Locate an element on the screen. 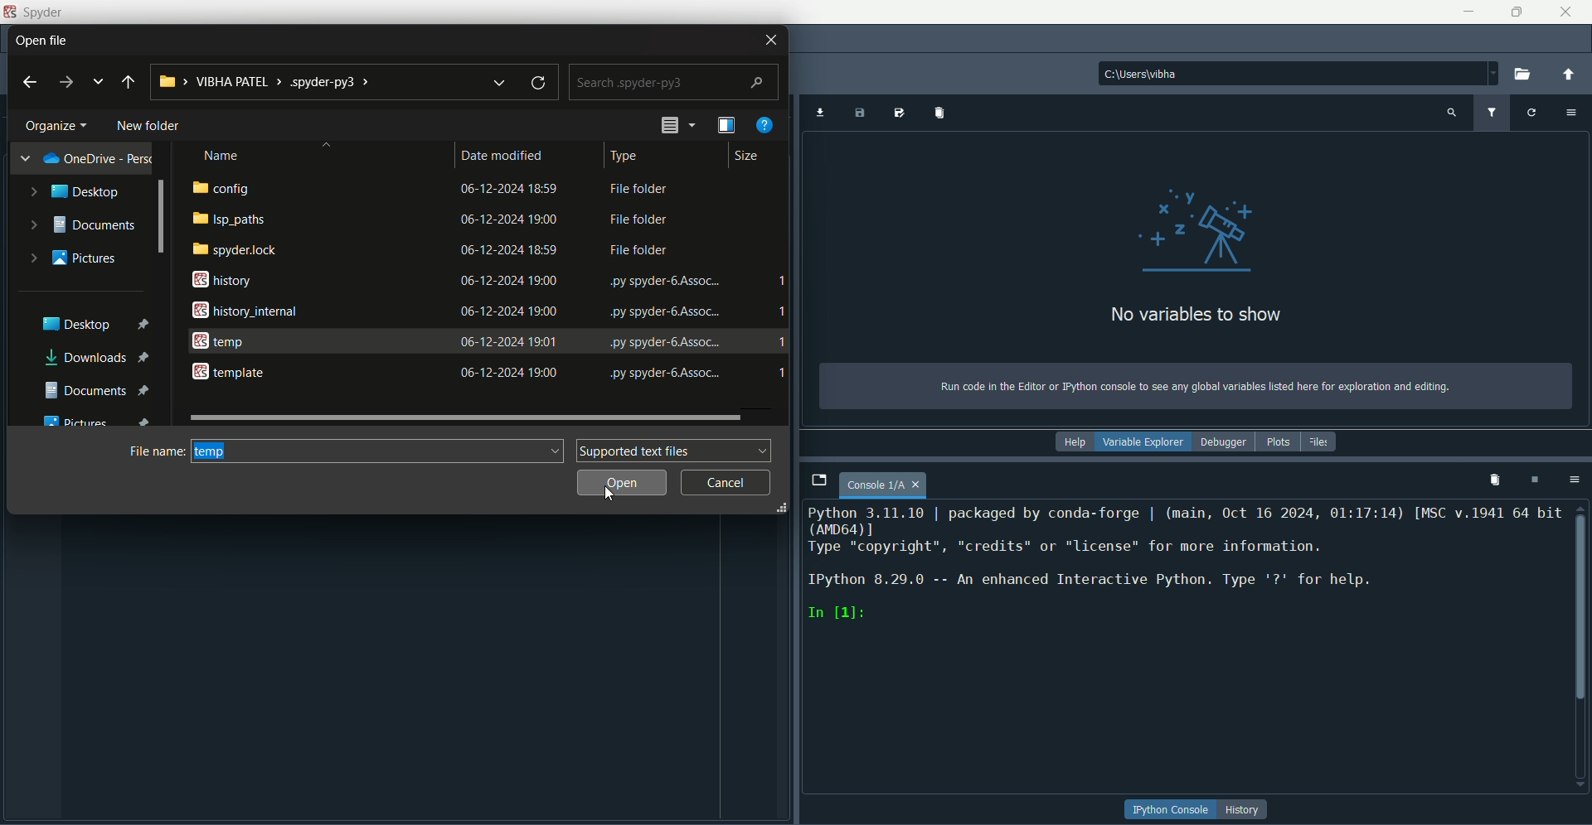 Image resolution: width=1592 pixels, height=825 pixels. file path is located at coordinates (1297, 75).